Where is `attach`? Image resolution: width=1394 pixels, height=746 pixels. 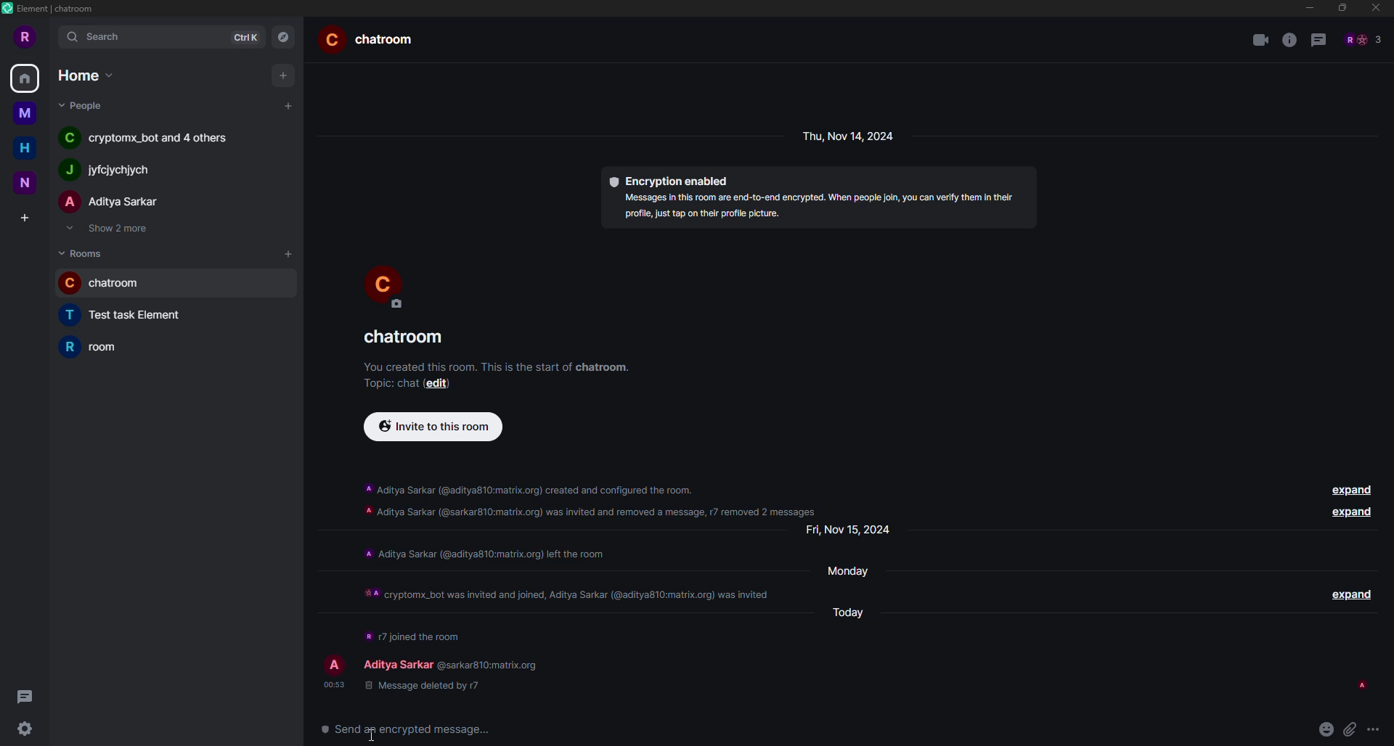
attach is located at coordinates (1350, 730).